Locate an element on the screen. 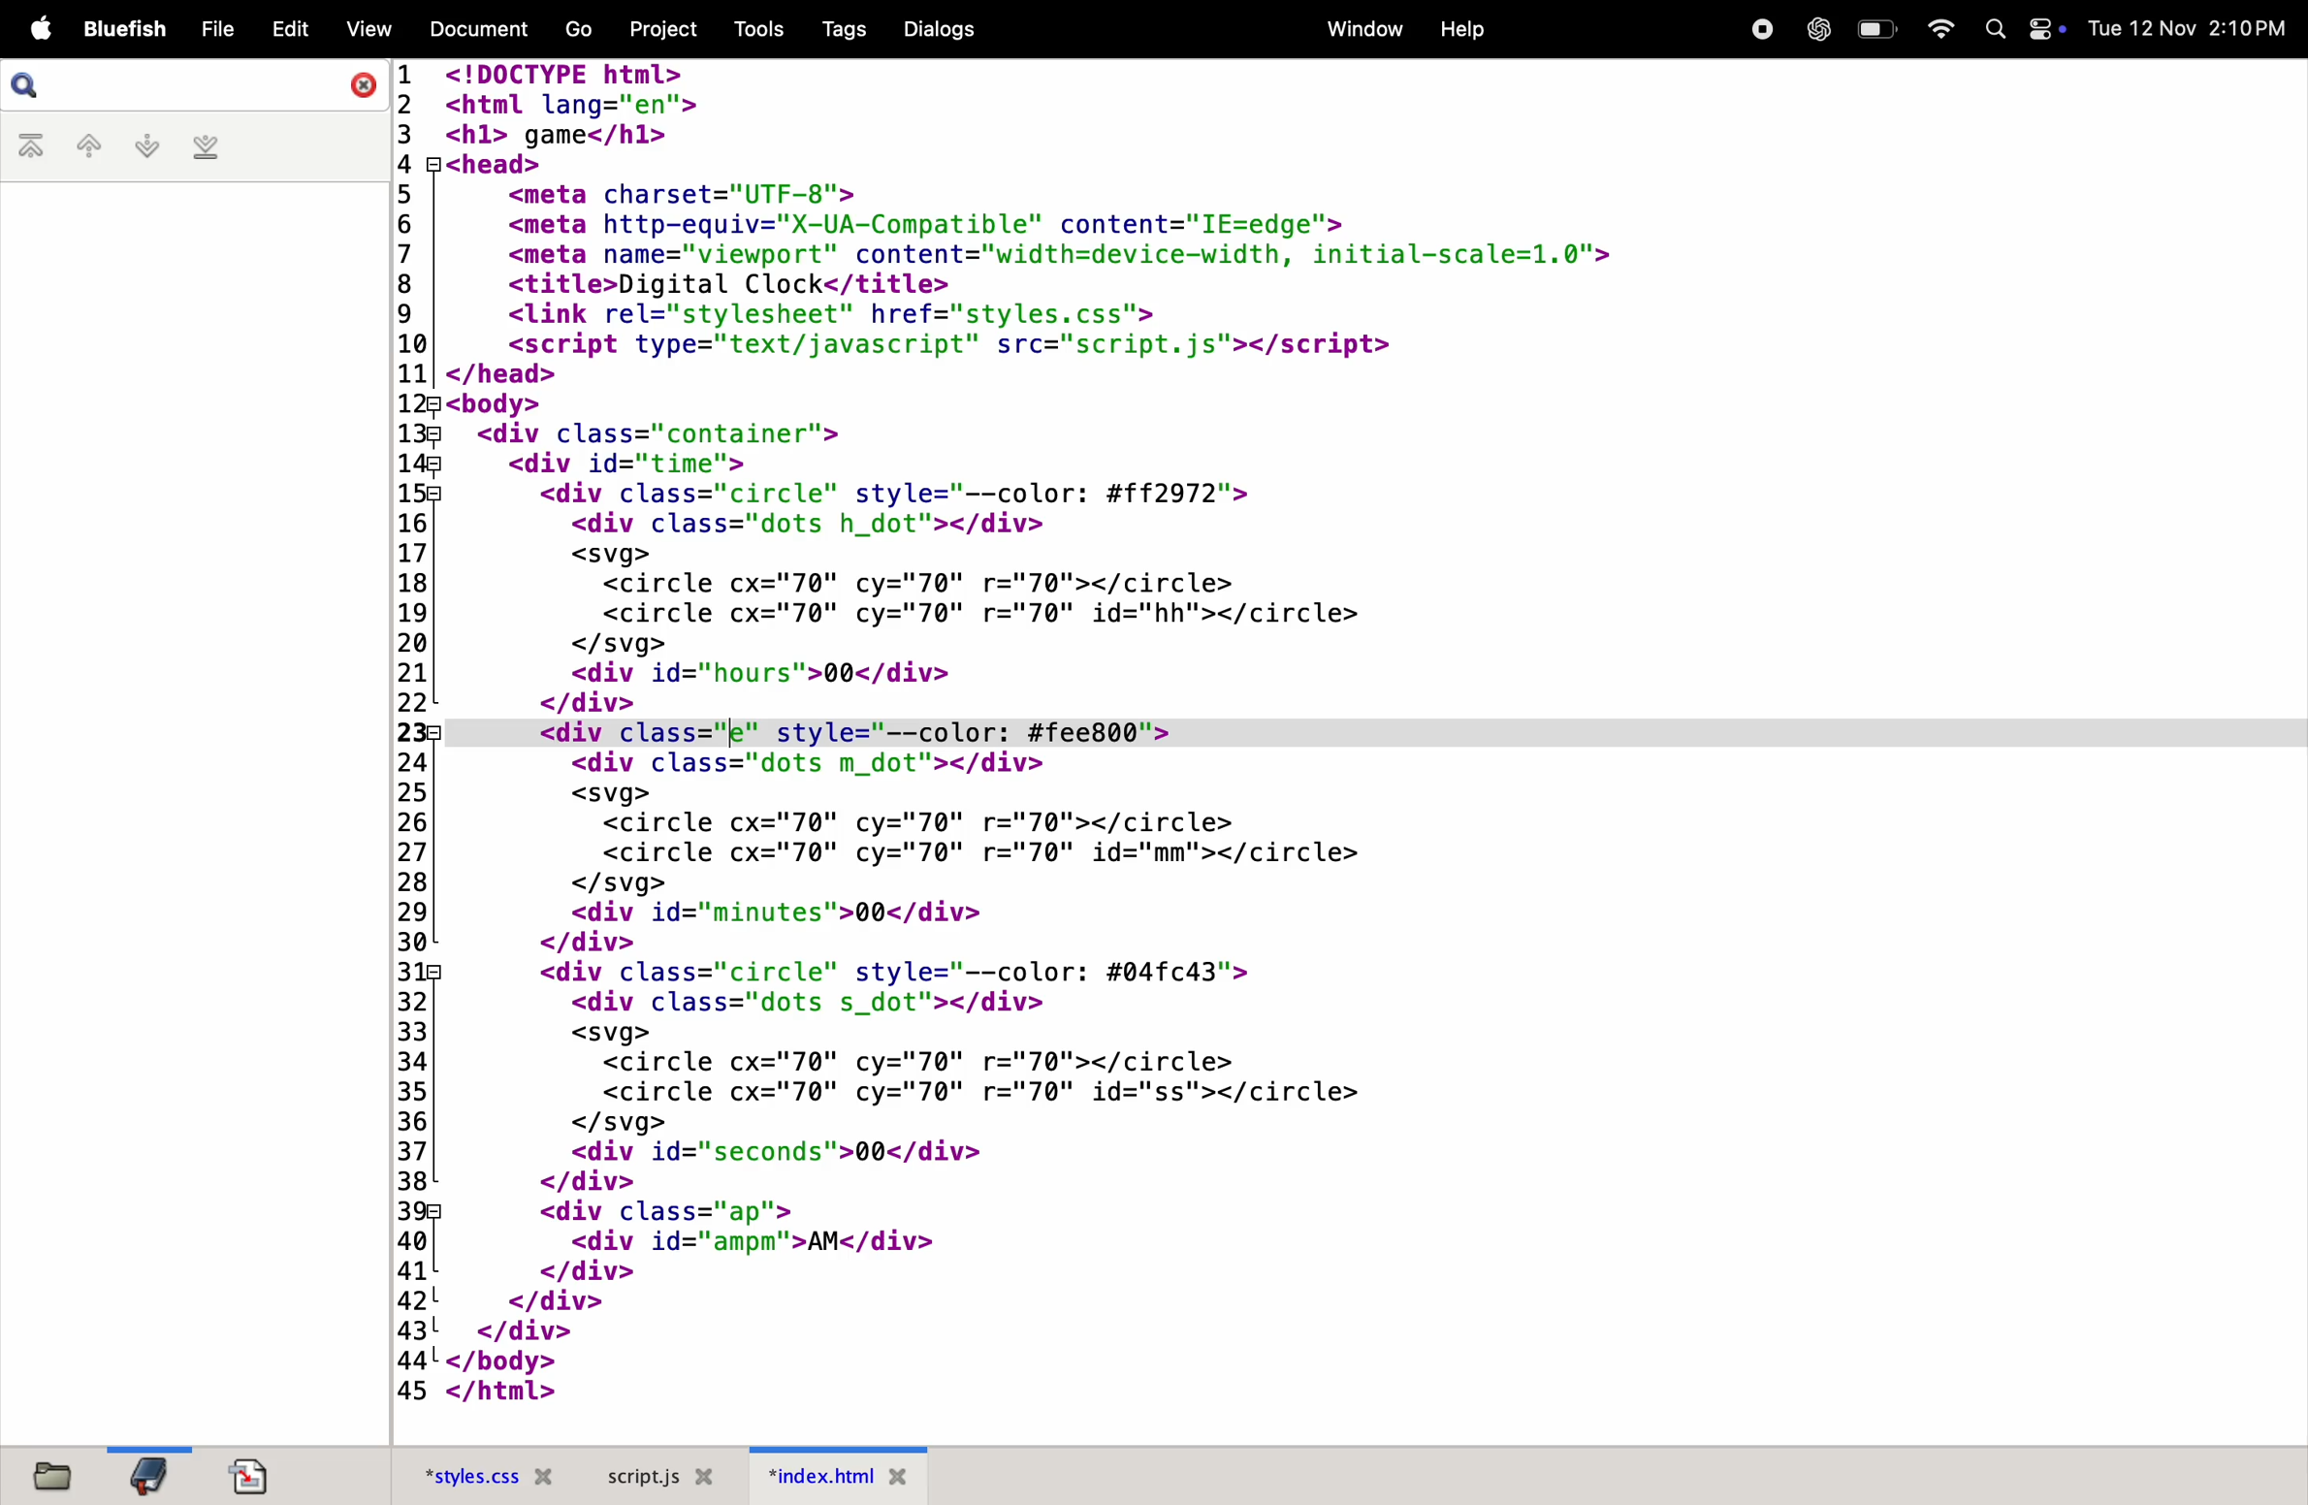 The image size is (2308, 1505). close is located at coordinates (355, 82).